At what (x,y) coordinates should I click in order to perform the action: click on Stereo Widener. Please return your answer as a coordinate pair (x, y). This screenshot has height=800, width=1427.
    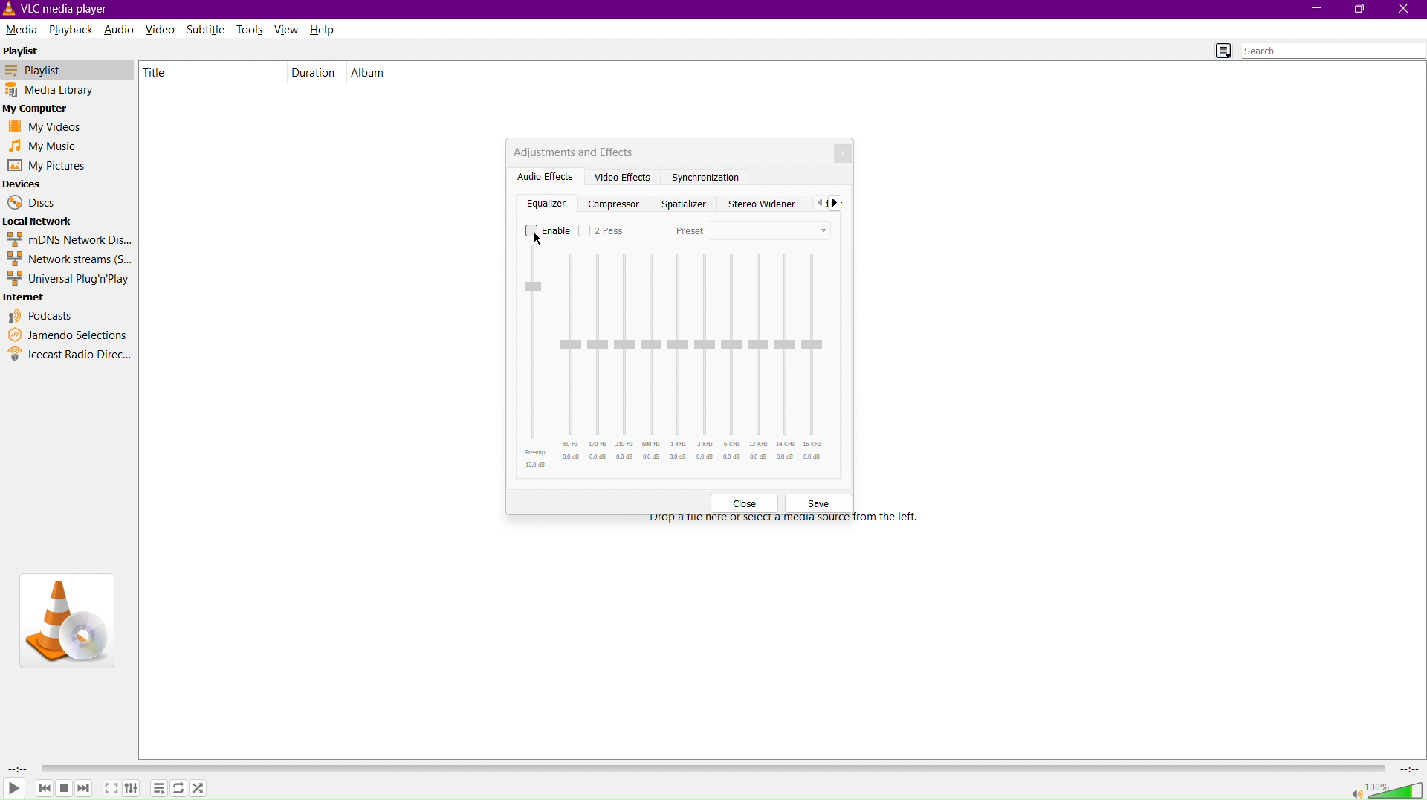
    Looking at the image, I should click on (763, 204).